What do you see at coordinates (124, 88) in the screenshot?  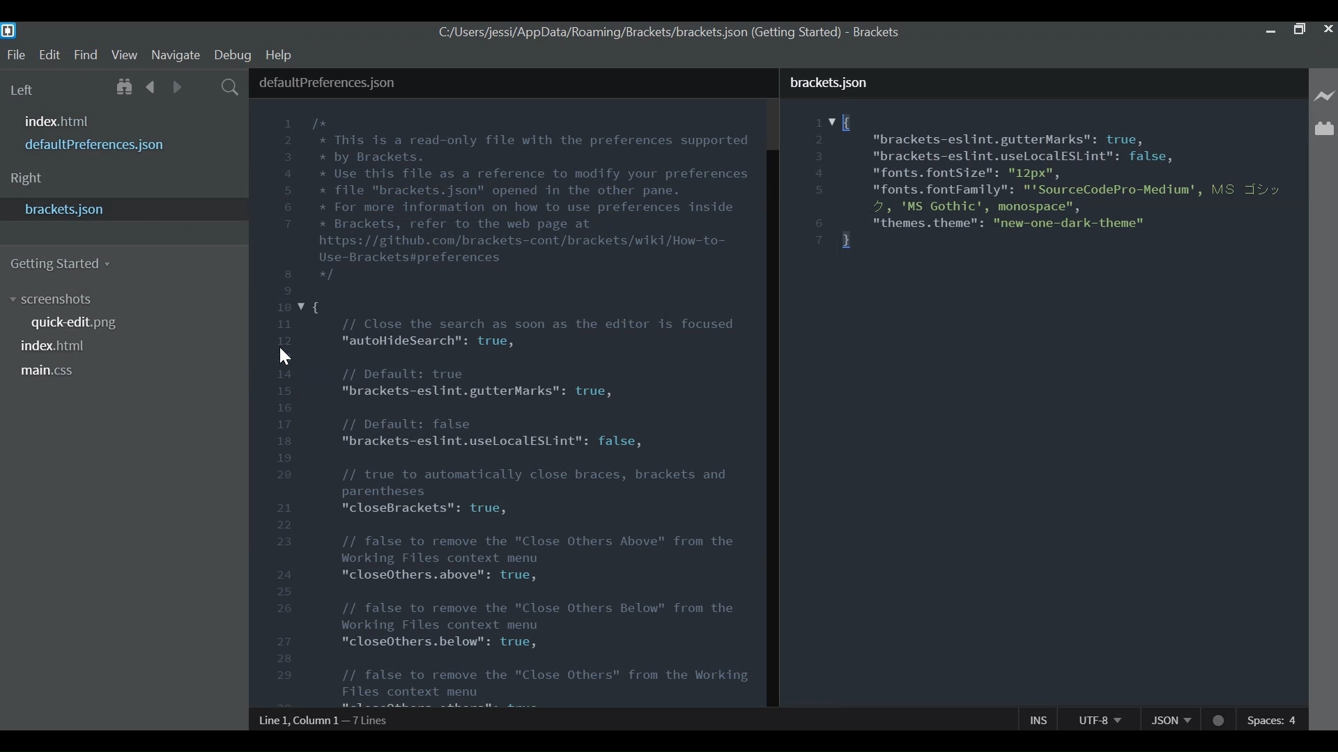 I see `Show in File tree` at bounding box center [124, 88].